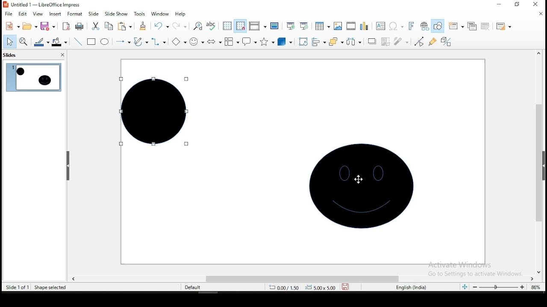 The height and width of the screenshot is (307, 547). Describe the element at coordinates (274, 26) in the screenshot. I see `master slide` at that location.